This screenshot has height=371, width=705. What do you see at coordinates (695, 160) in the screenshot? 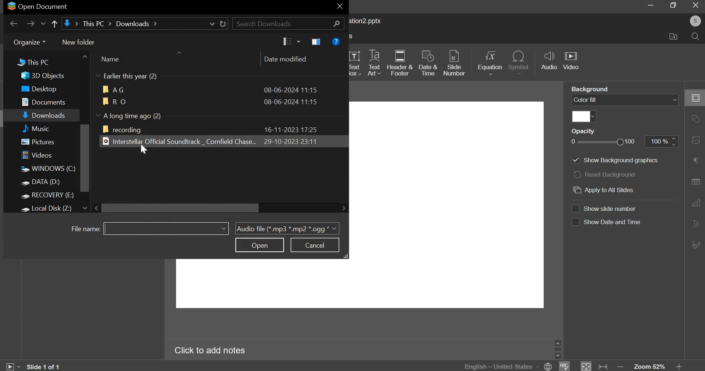
I see `paragraph settings` at bounding box center [695, 160].